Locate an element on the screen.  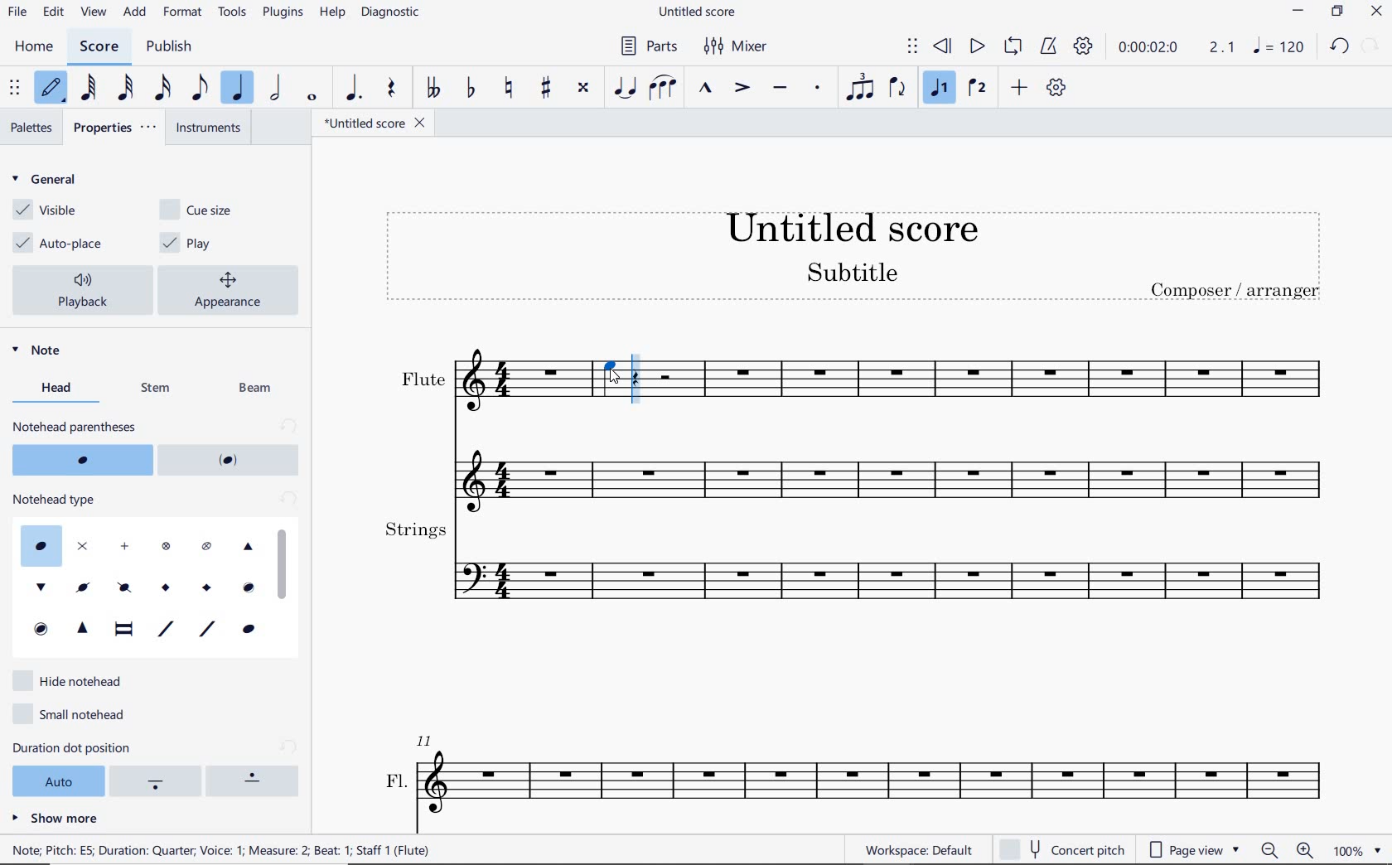
QUARTER NOTE is located at coordinates (239, 89).